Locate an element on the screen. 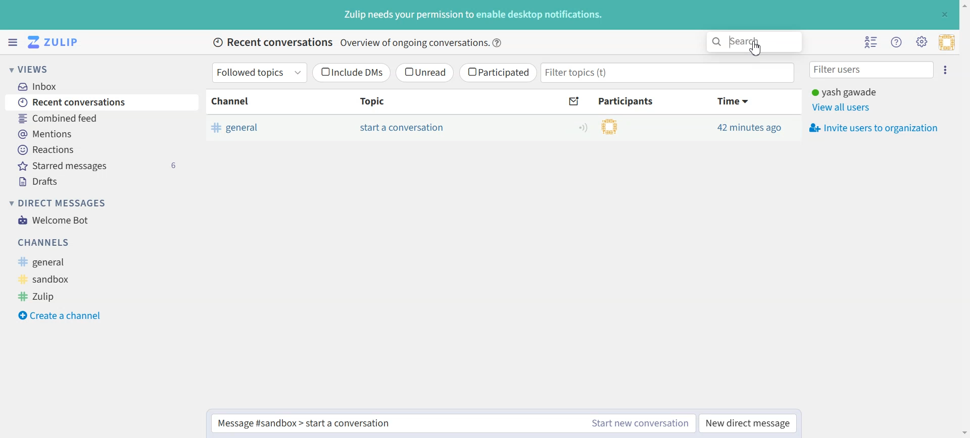 The width and height of the screenshot is (970, 438). Starred messages is located at coordinates (101, 165).